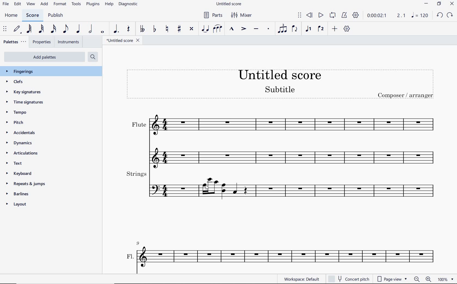  I want to click on flute, so click(281, 138).